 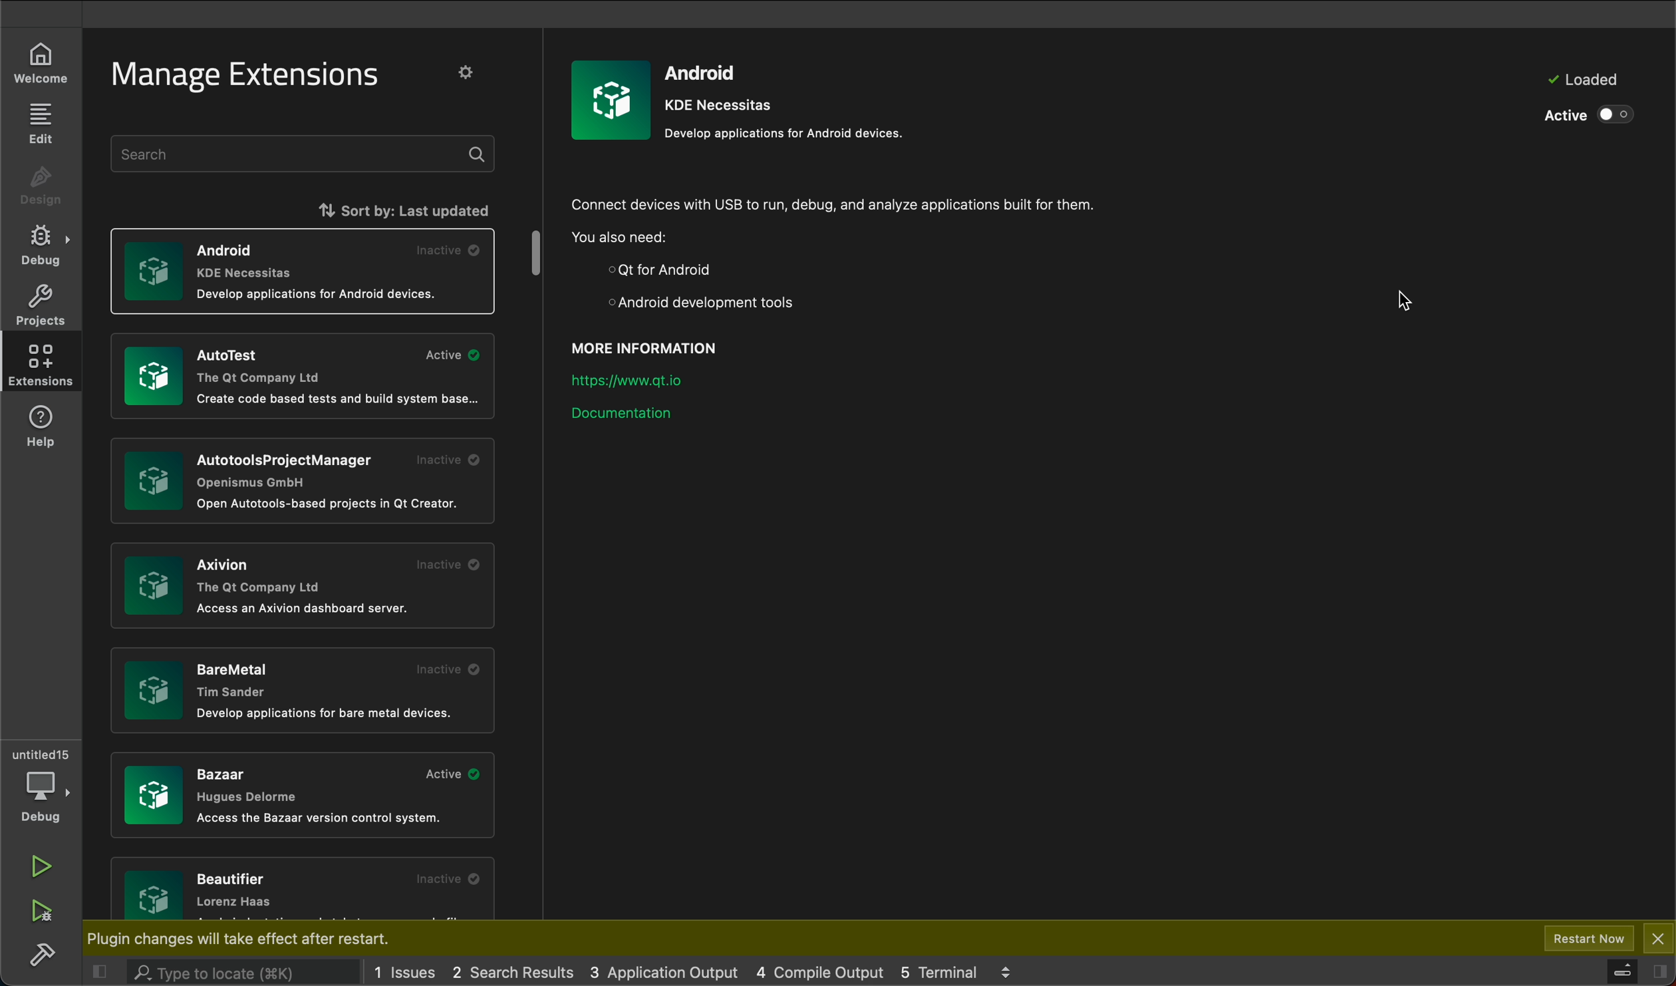 What do you see at coordinates (1657, 973) in the screenshot?
I see `open sidebar` at bounding box center [1657, 973].